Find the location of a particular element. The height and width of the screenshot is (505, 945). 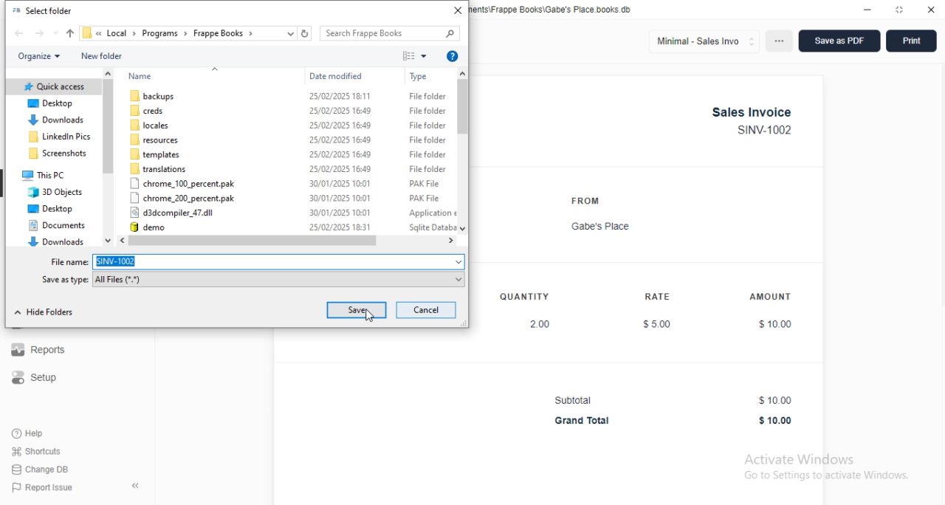

$10.00 is located at coordinates (776, 421).